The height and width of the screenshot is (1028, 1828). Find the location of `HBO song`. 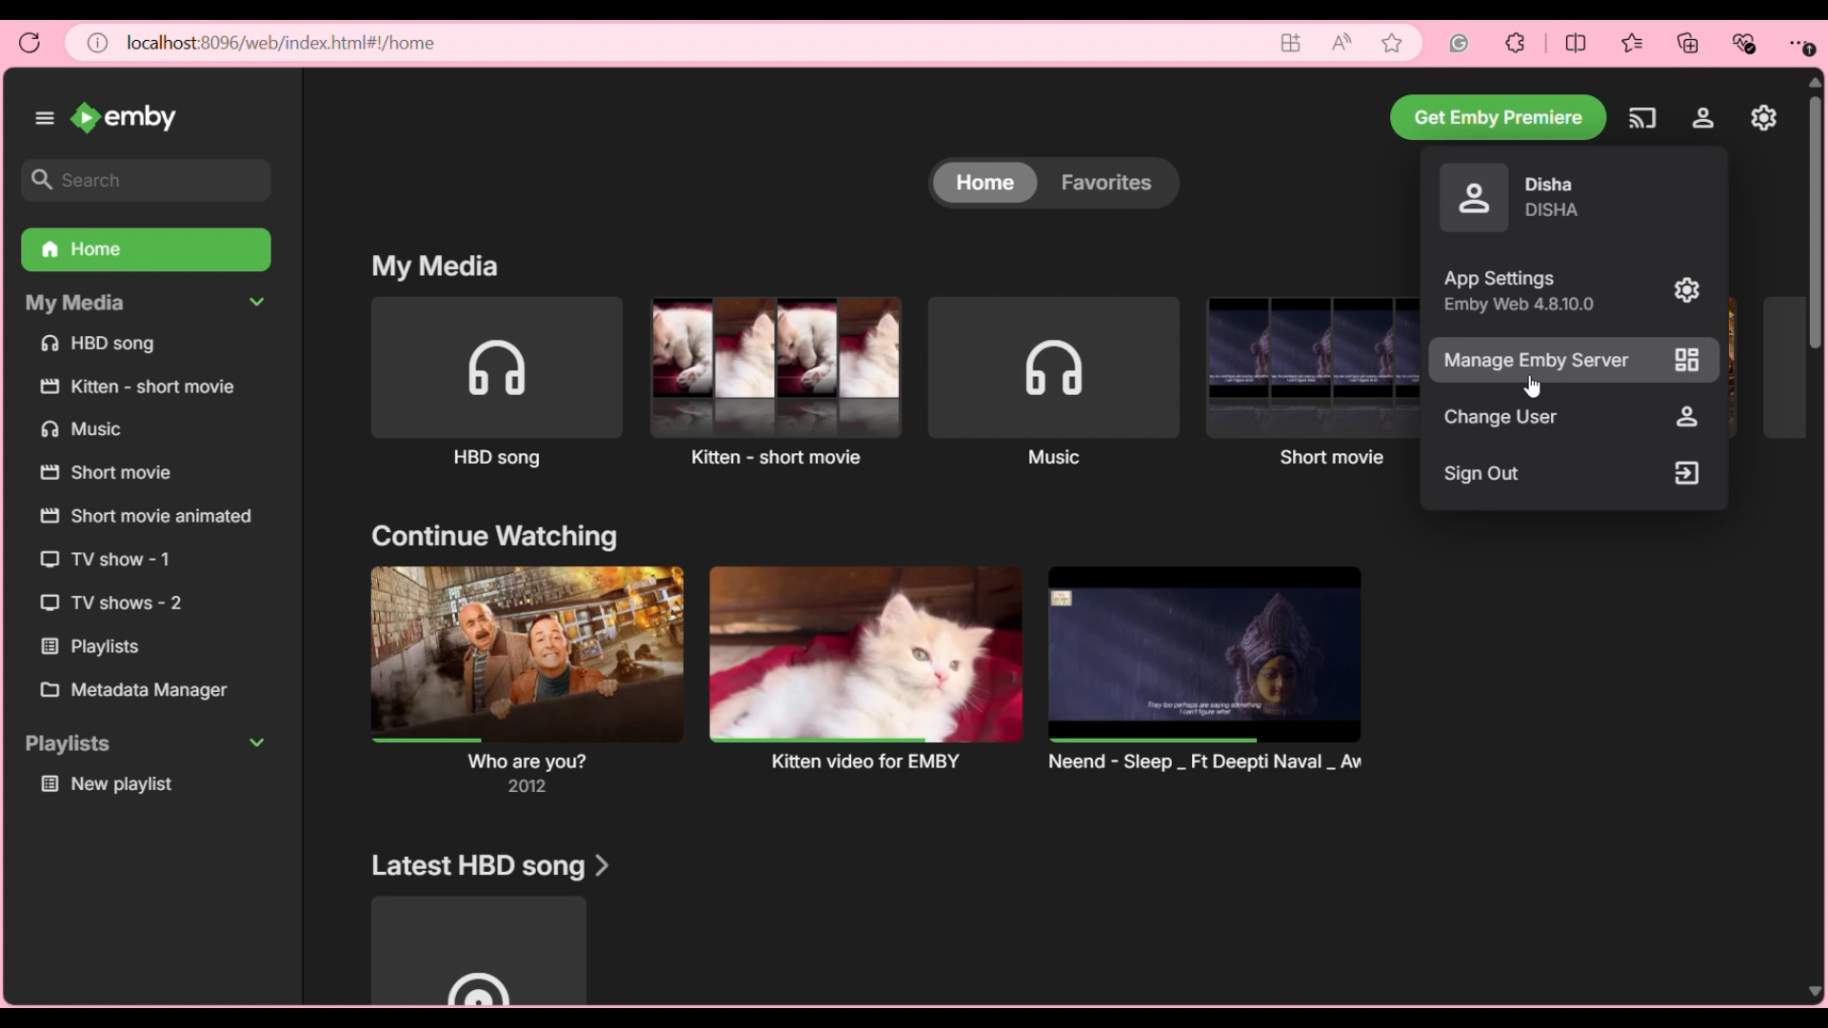

HBO song is located at coordinates (106, 345).